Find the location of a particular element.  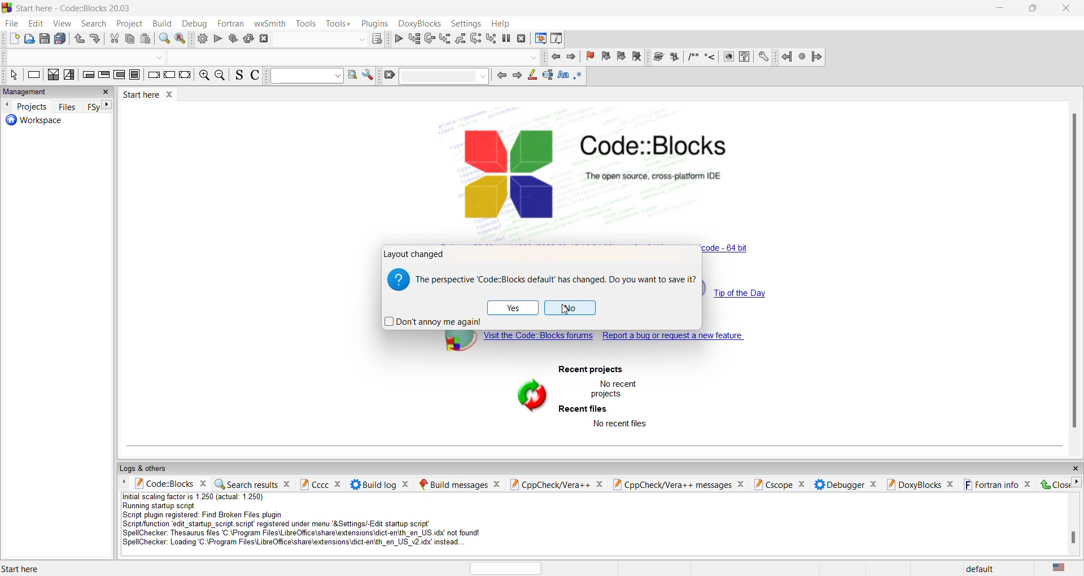

files is located at coordinates (66, 107).